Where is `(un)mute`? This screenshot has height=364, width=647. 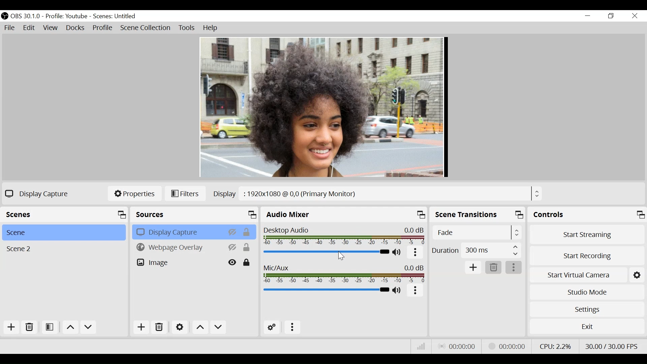
(un)mute is located at coordinates (399, 290).